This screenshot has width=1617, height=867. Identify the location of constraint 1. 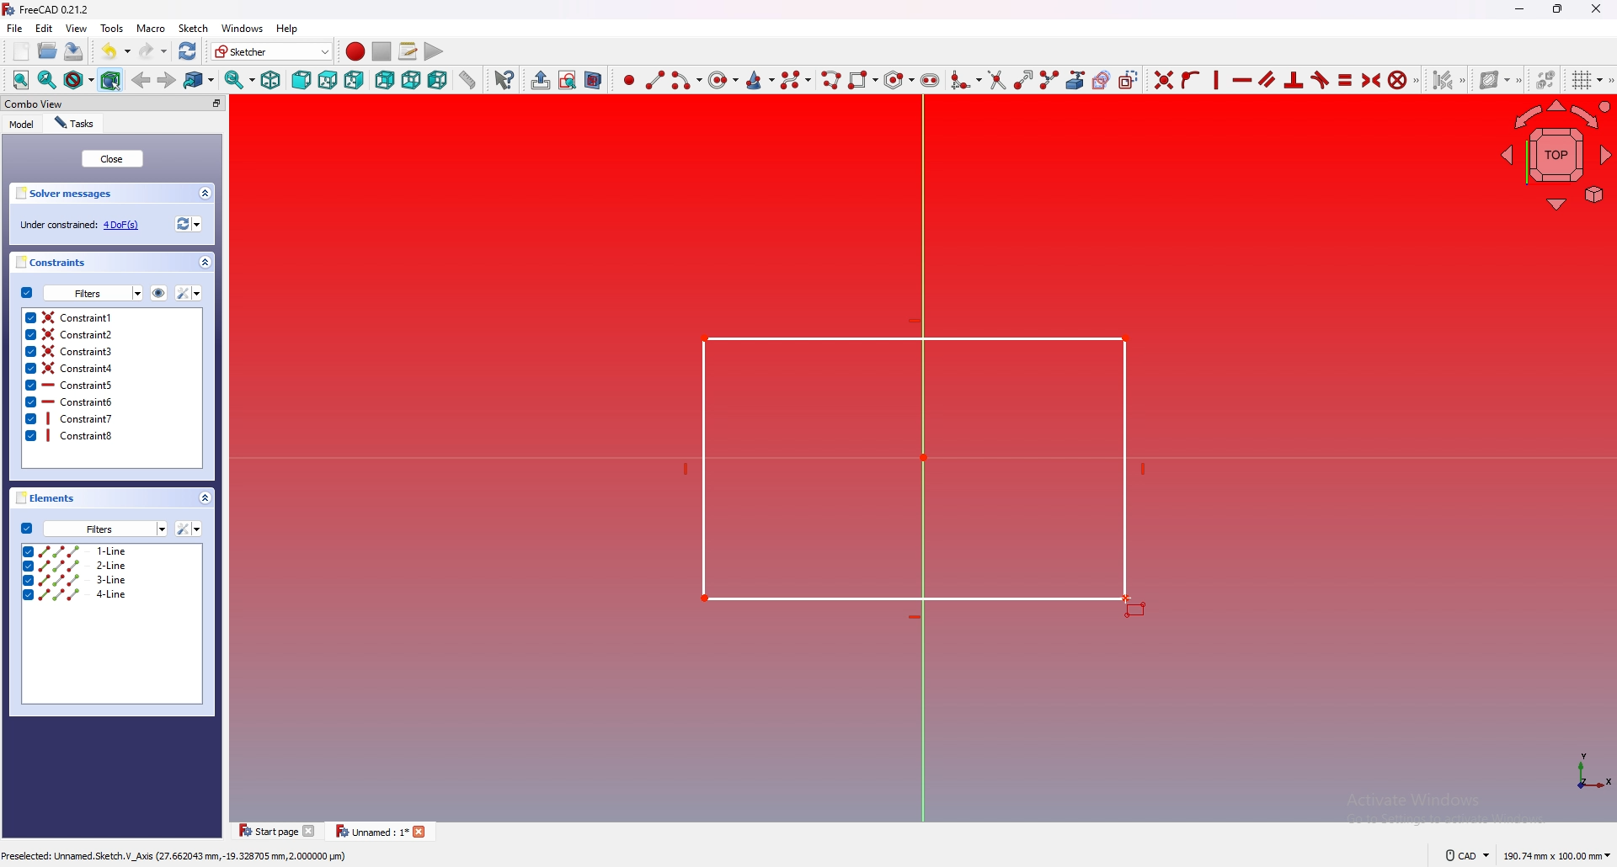
(113, 316).